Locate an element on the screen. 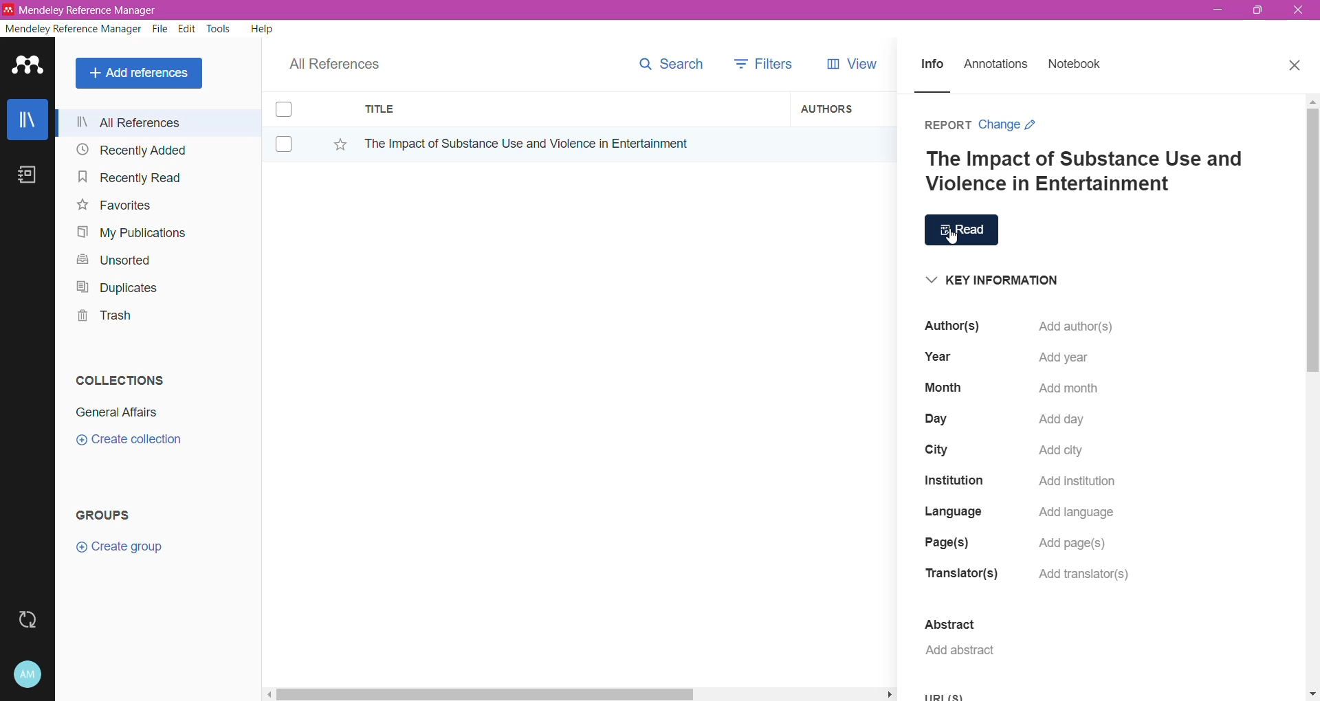  Change Item Type is located at coordinates (1011, 123).